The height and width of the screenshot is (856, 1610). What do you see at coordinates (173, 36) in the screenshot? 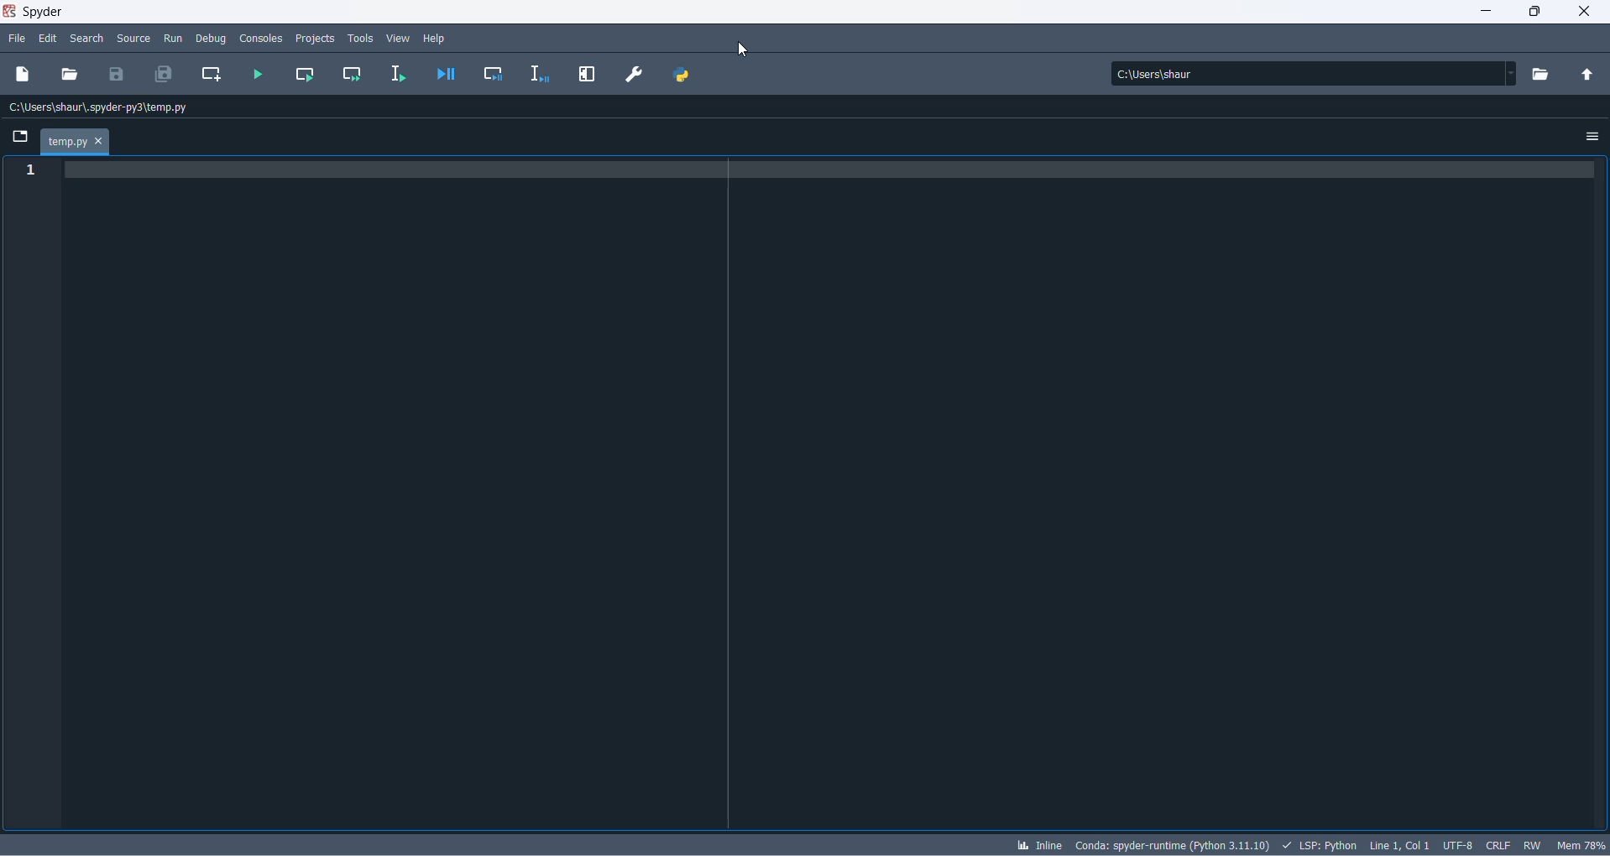
I see `run` at bounding box center [173, 36].